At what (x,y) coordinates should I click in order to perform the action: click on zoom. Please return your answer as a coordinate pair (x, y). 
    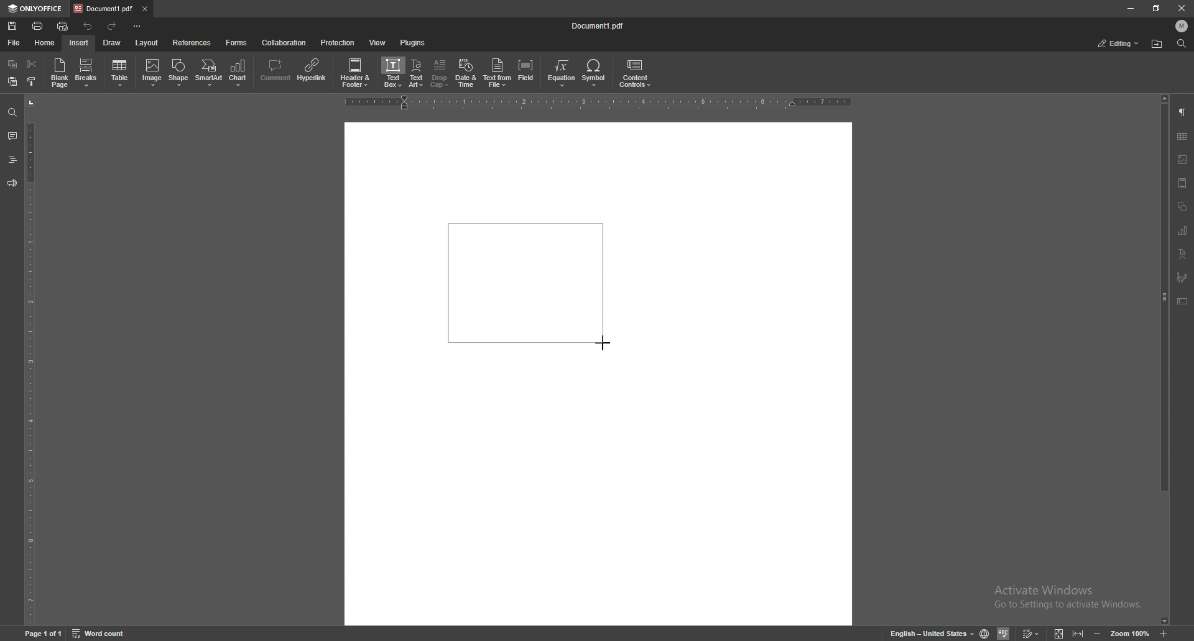
    Looking at the image, I should click on (1130, 634).